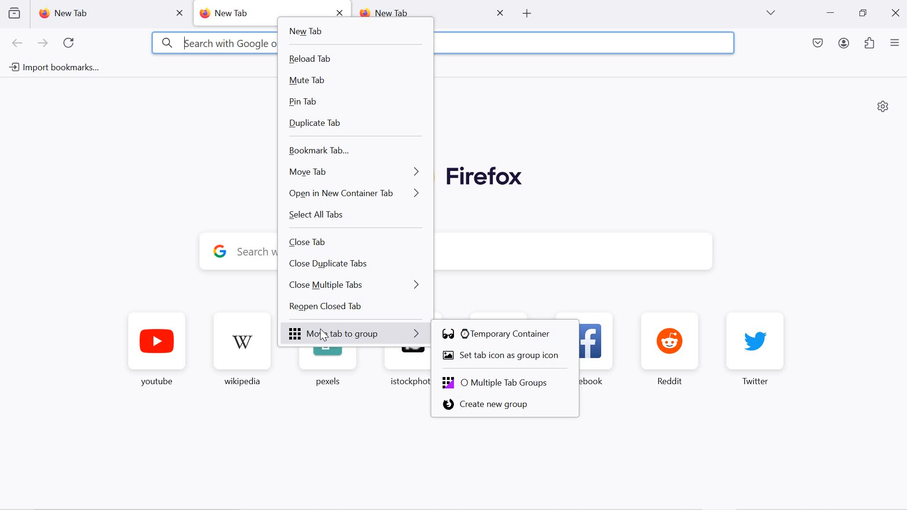 The image size is (907, 510). Describe the element at coordinates (501, 382) in the screenshot. I see `Multiple tab groups` at that location.